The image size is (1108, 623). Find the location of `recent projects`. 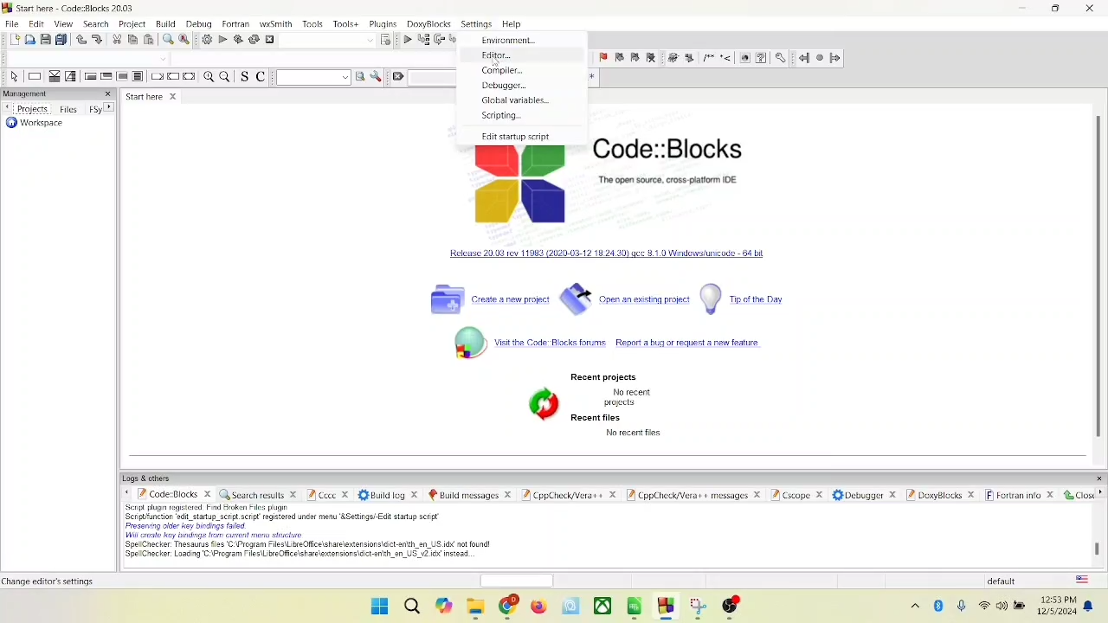

recent projects is located at coordinates (607, 376).